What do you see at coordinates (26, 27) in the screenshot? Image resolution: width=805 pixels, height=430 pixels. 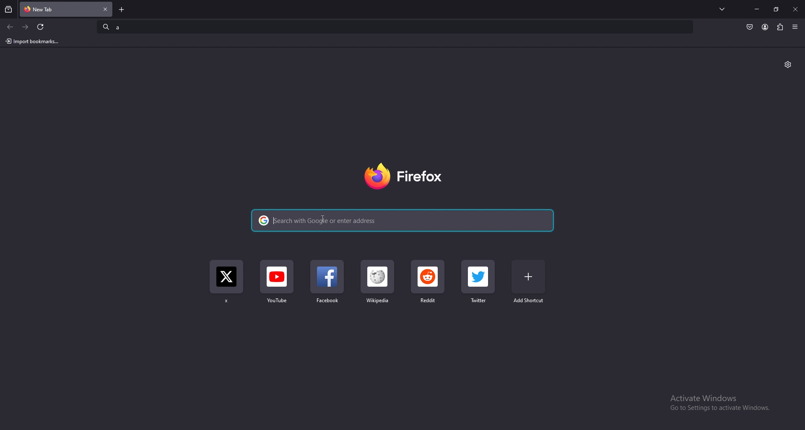 I see `forward` at bounding box center [26, 27].